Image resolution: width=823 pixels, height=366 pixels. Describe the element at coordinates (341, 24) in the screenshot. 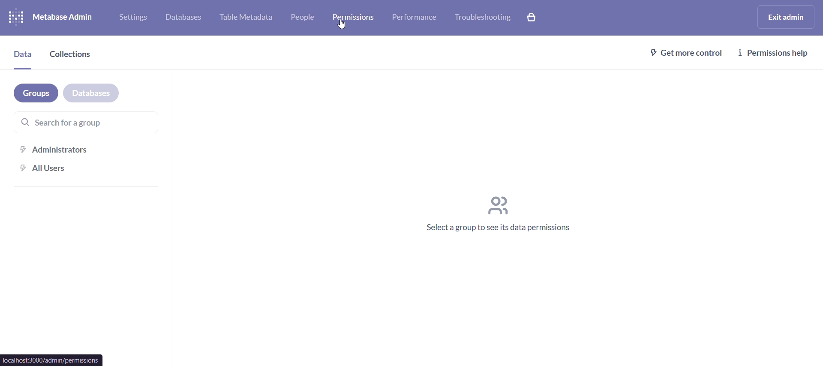

I see `cursor` at that location.